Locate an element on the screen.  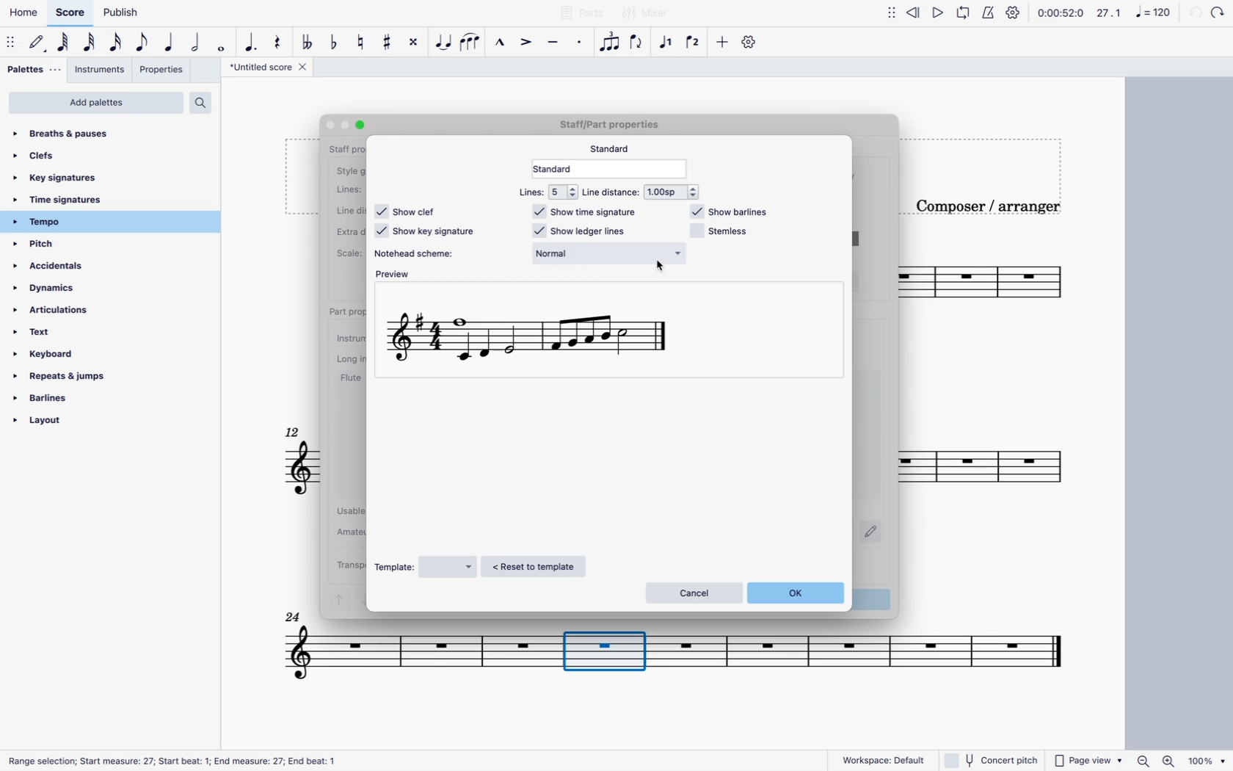
page view is located at coordinates (1088, 759).